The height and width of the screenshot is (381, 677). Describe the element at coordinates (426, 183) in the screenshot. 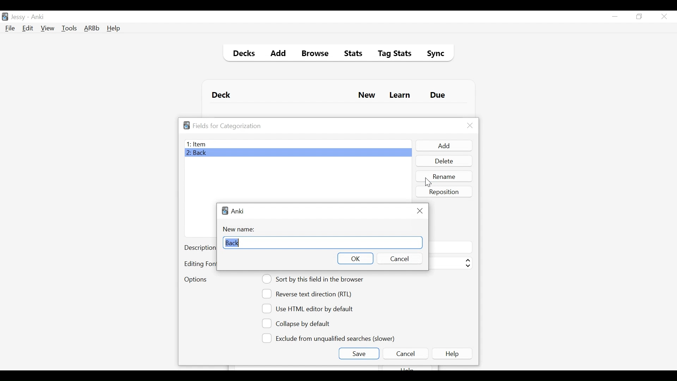

I see `Cursor` at that location.